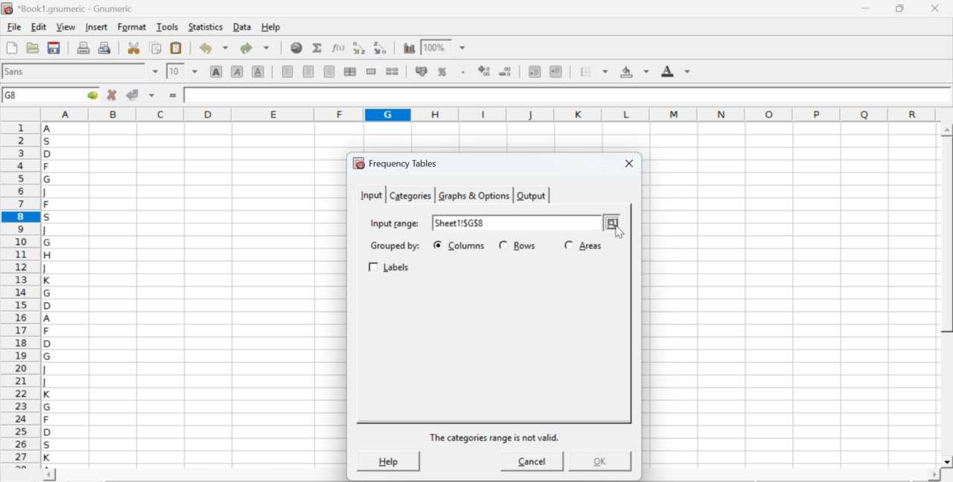 The image size is (953, 482). What do you see at coordinates (598, 461) in the screenshot?
I see `OK` at bounding box center [598, 461].